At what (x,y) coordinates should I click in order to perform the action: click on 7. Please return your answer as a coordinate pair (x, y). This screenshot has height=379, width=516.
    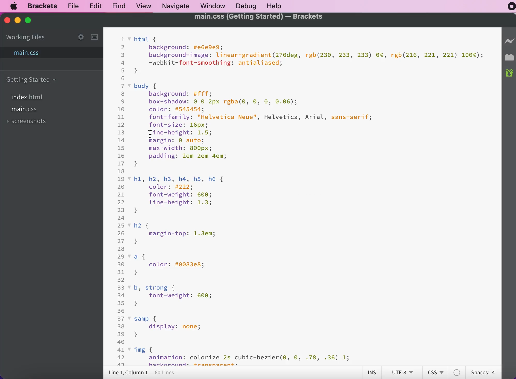
    Looking at the image, I should click on (123, 86).